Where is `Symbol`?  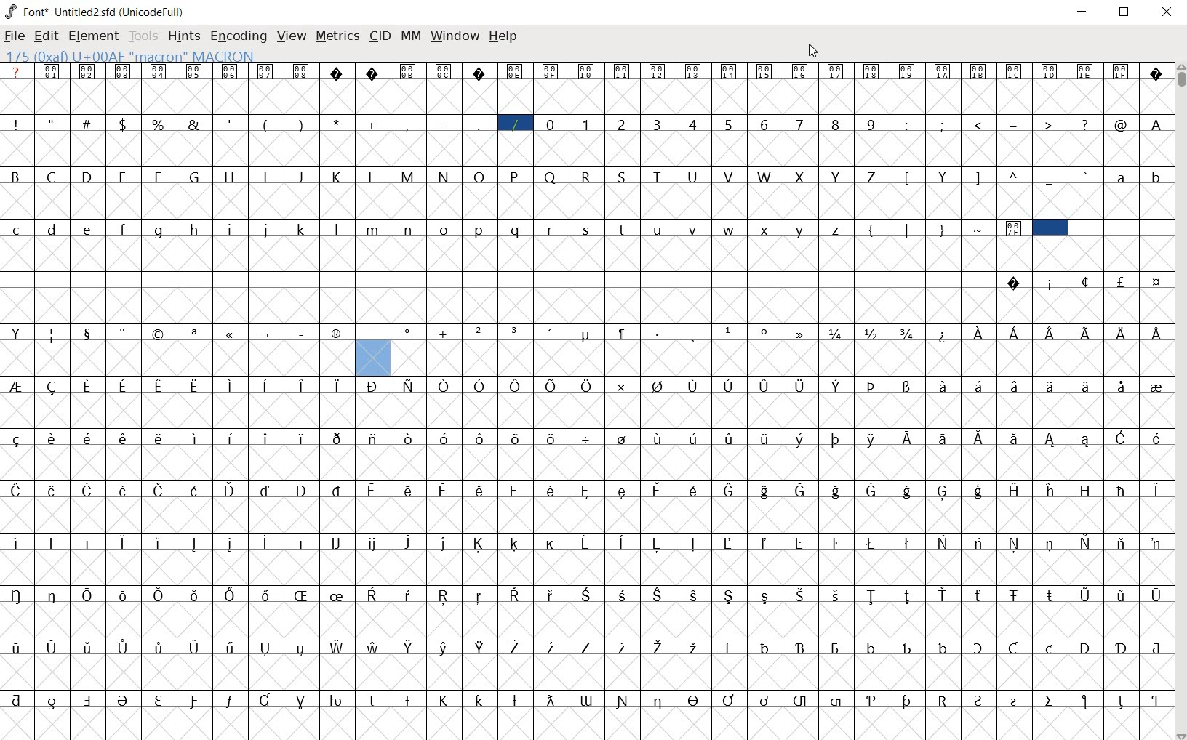 Symbol is located at coordinates (90, 542).